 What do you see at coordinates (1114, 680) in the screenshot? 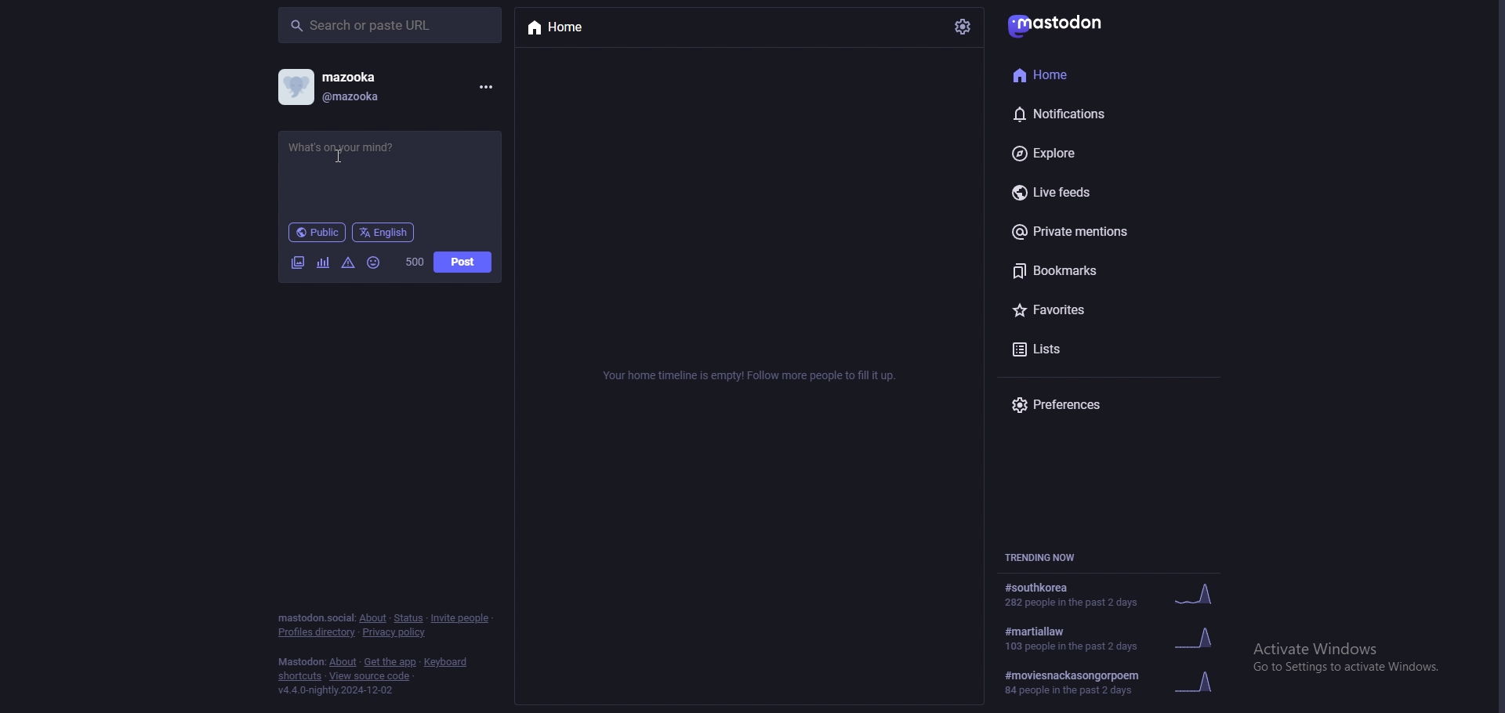
I see `trending` at bounding box center [1114, 680].